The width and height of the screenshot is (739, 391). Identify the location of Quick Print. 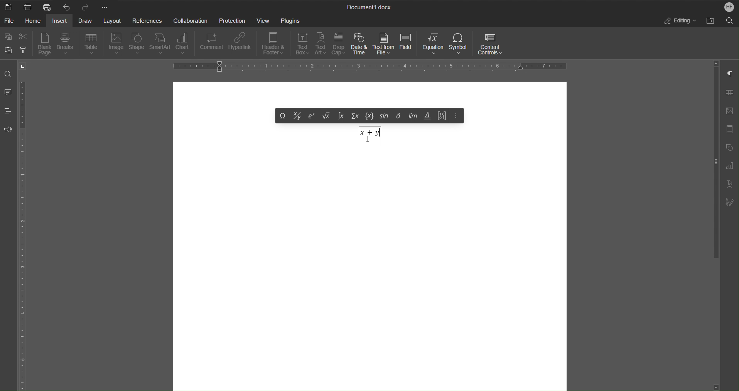
(47, 7).